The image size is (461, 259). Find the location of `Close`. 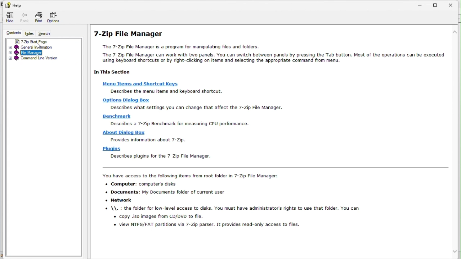

Close is located at coordinates (454, 3).